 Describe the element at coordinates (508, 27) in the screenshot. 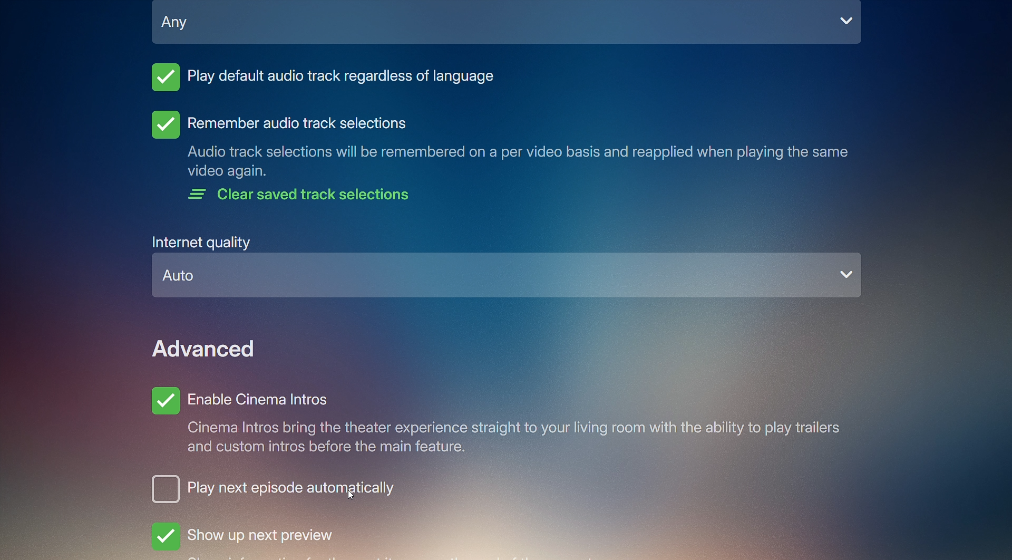

I see `Any` at that location.